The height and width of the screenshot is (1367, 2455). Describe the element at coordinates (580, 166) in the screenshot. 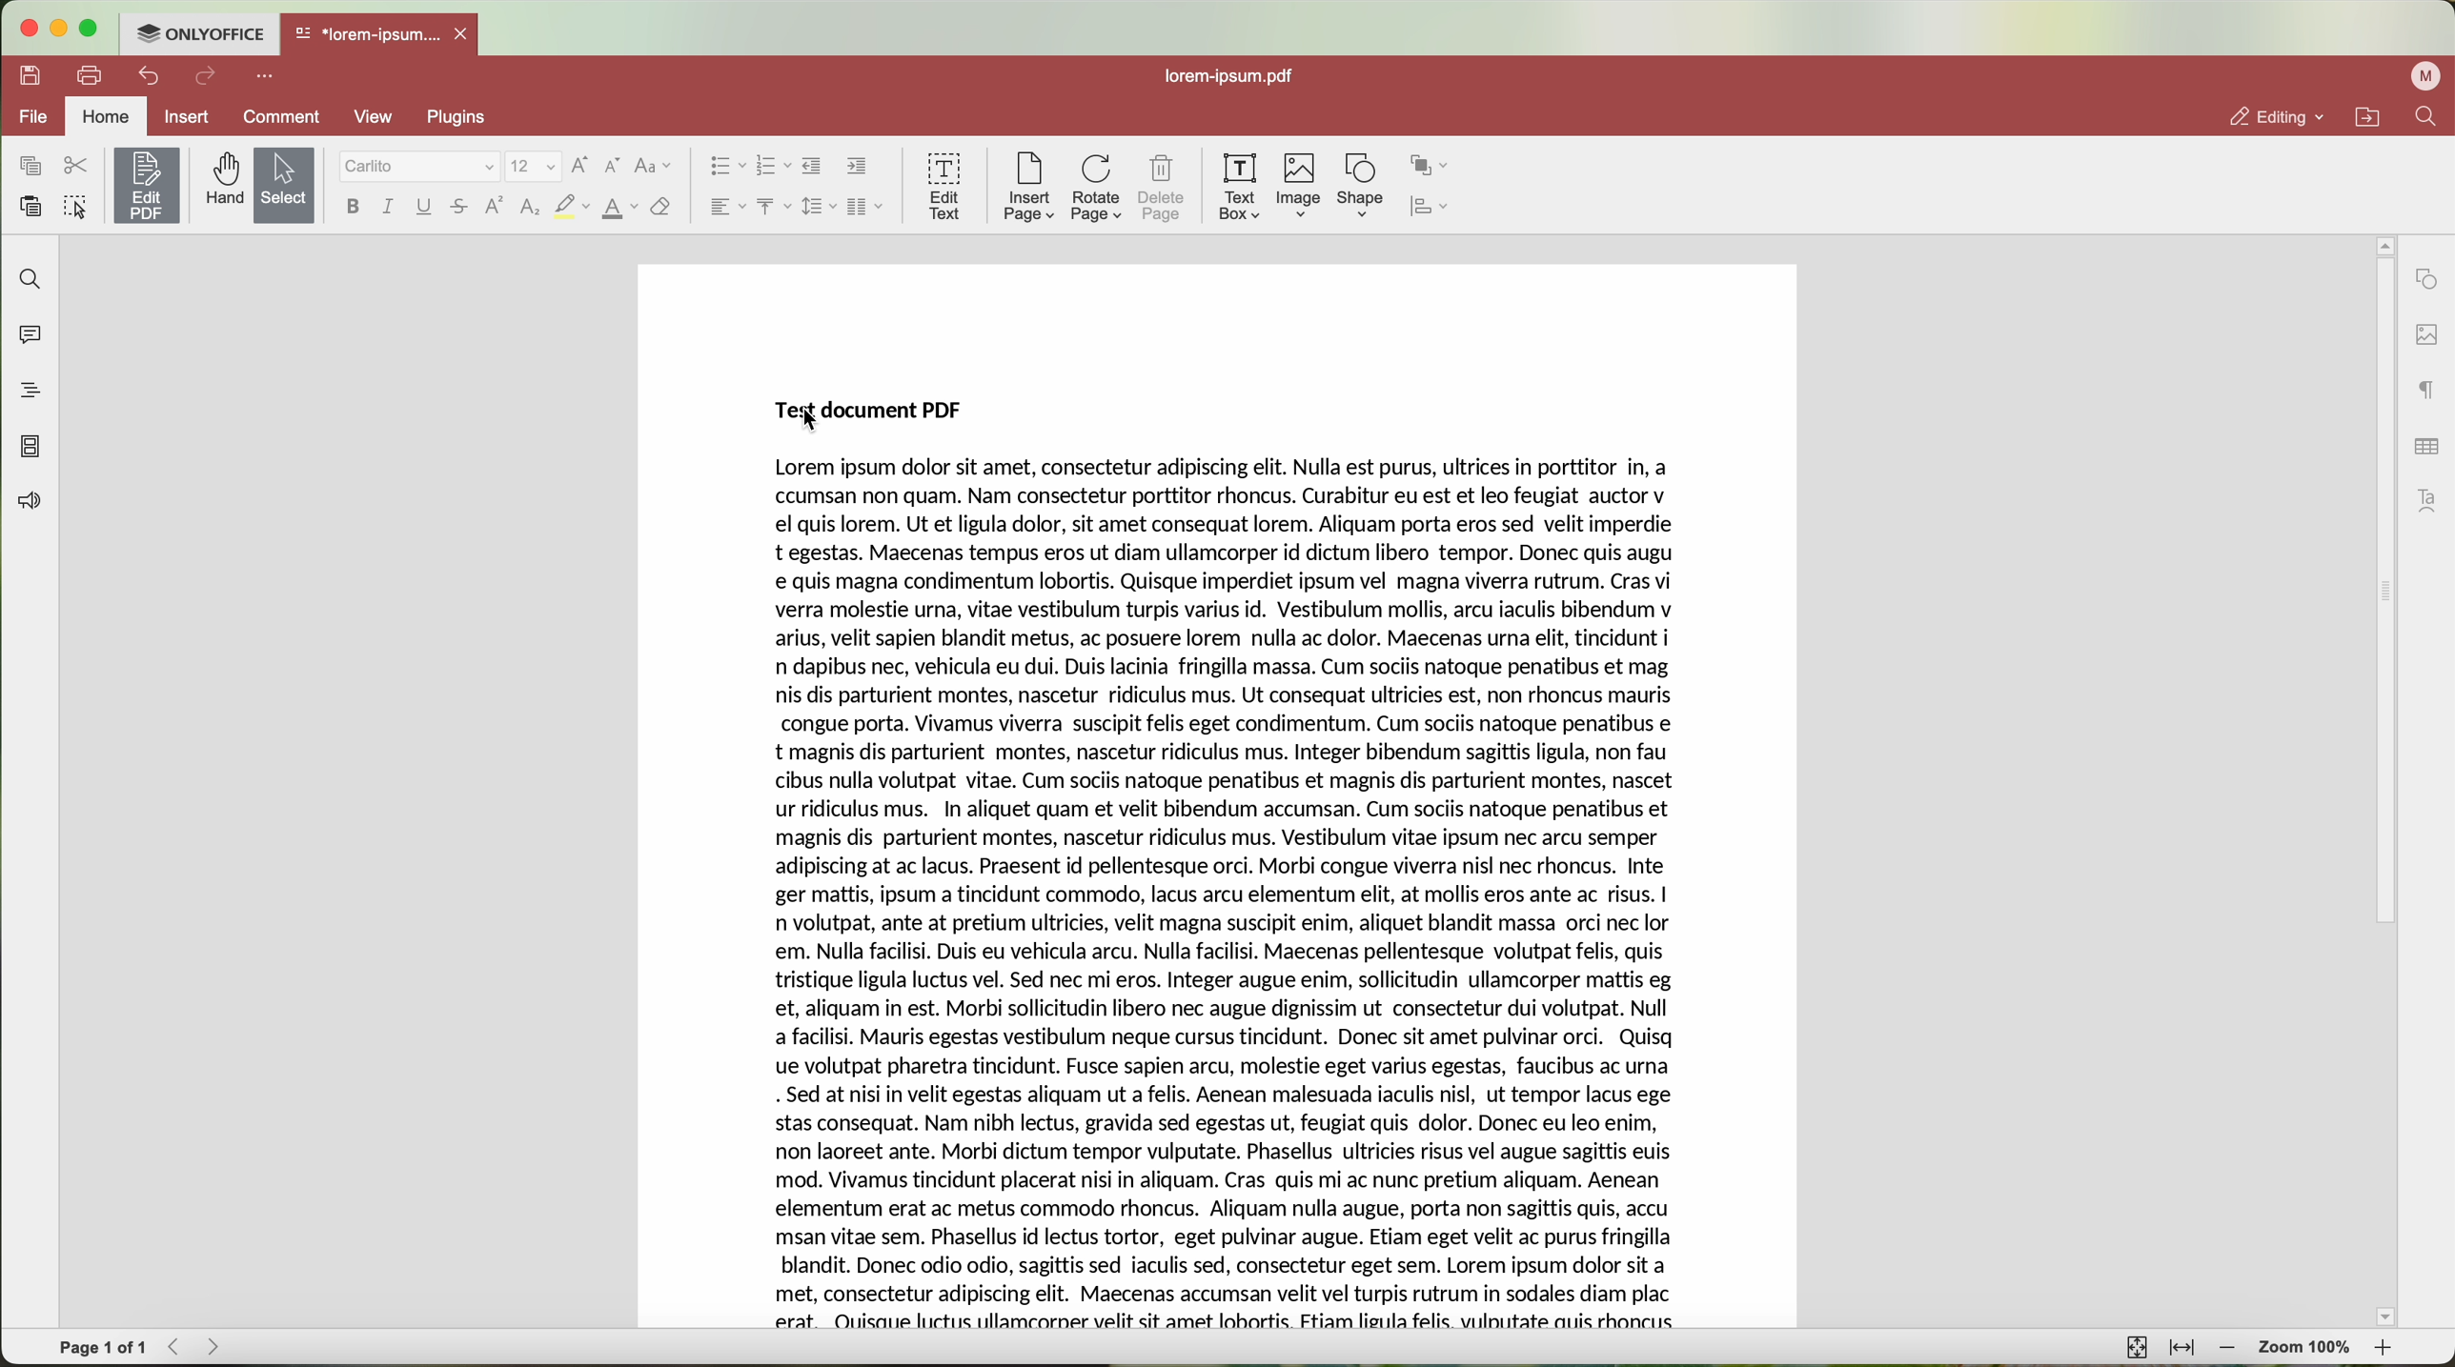

I see `increment font size` at that location.